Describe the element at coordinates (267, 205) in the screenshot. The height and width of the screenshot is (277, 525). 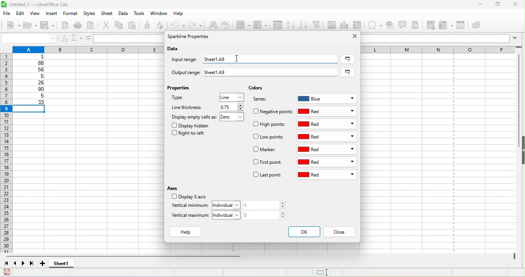
I see `0` at that location.